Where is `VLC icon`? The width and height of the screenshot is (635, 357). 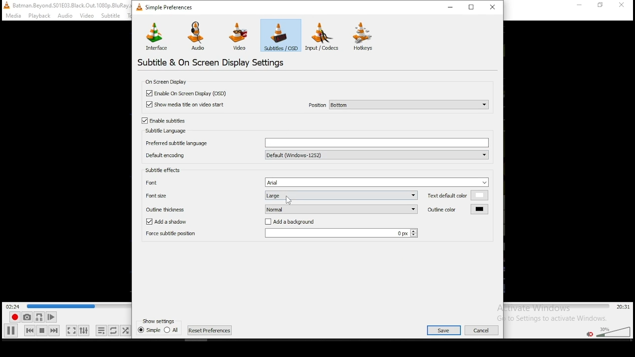 VLC icon is located at coordinates (6, 5).